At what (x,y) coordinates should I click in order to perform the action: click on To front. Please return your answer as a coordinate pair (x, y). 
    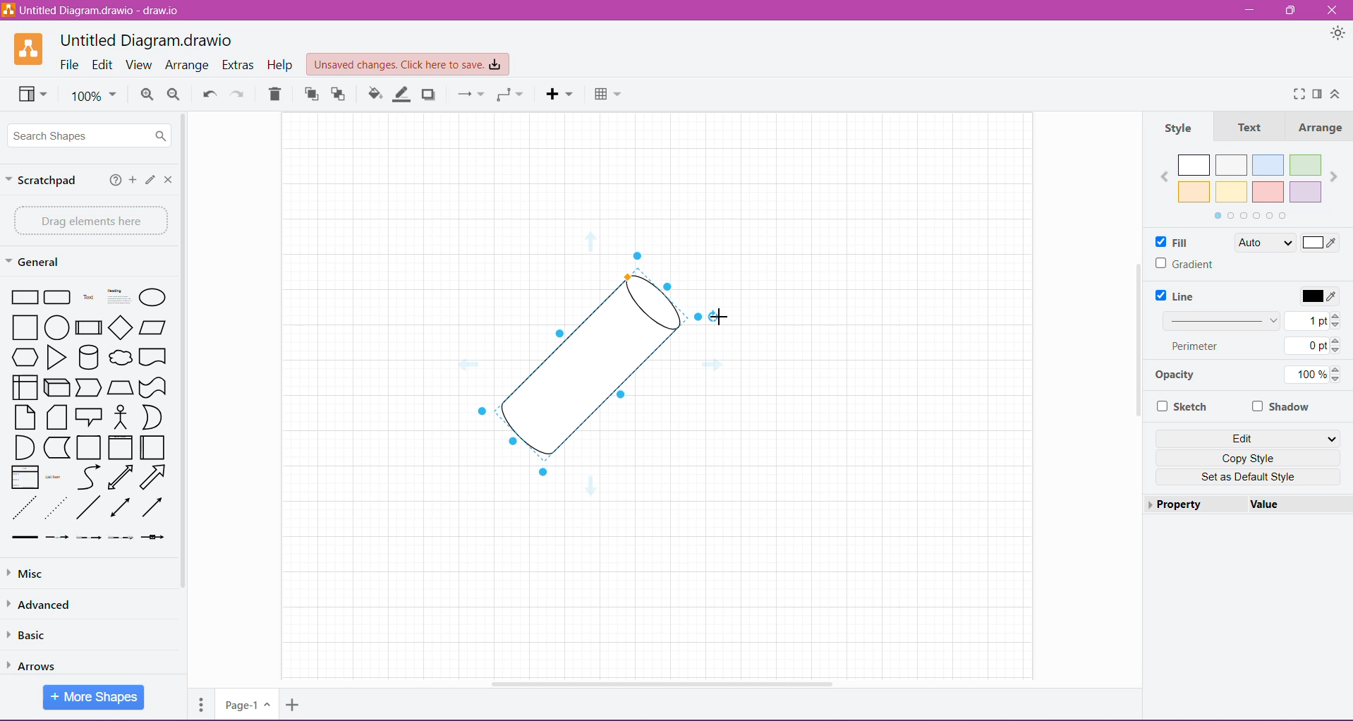
    Looking at the image, I should click on (310, 96).